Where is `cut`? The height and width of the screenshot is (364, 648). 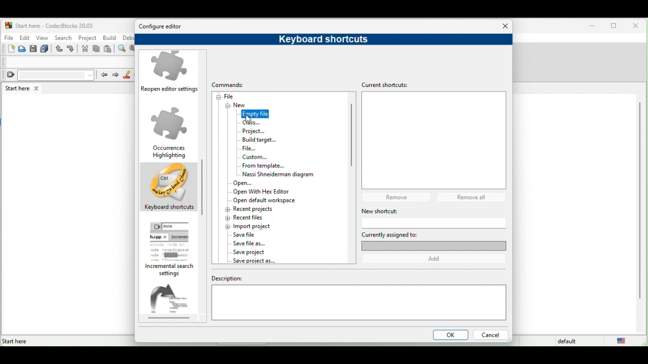 cut is located at coordinates (85, 49).